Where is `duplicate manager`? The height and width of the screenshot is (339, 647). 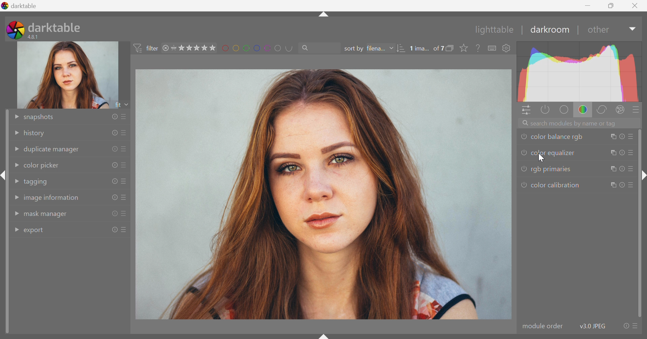 duplicate manager is located at coordinates (52, 150).